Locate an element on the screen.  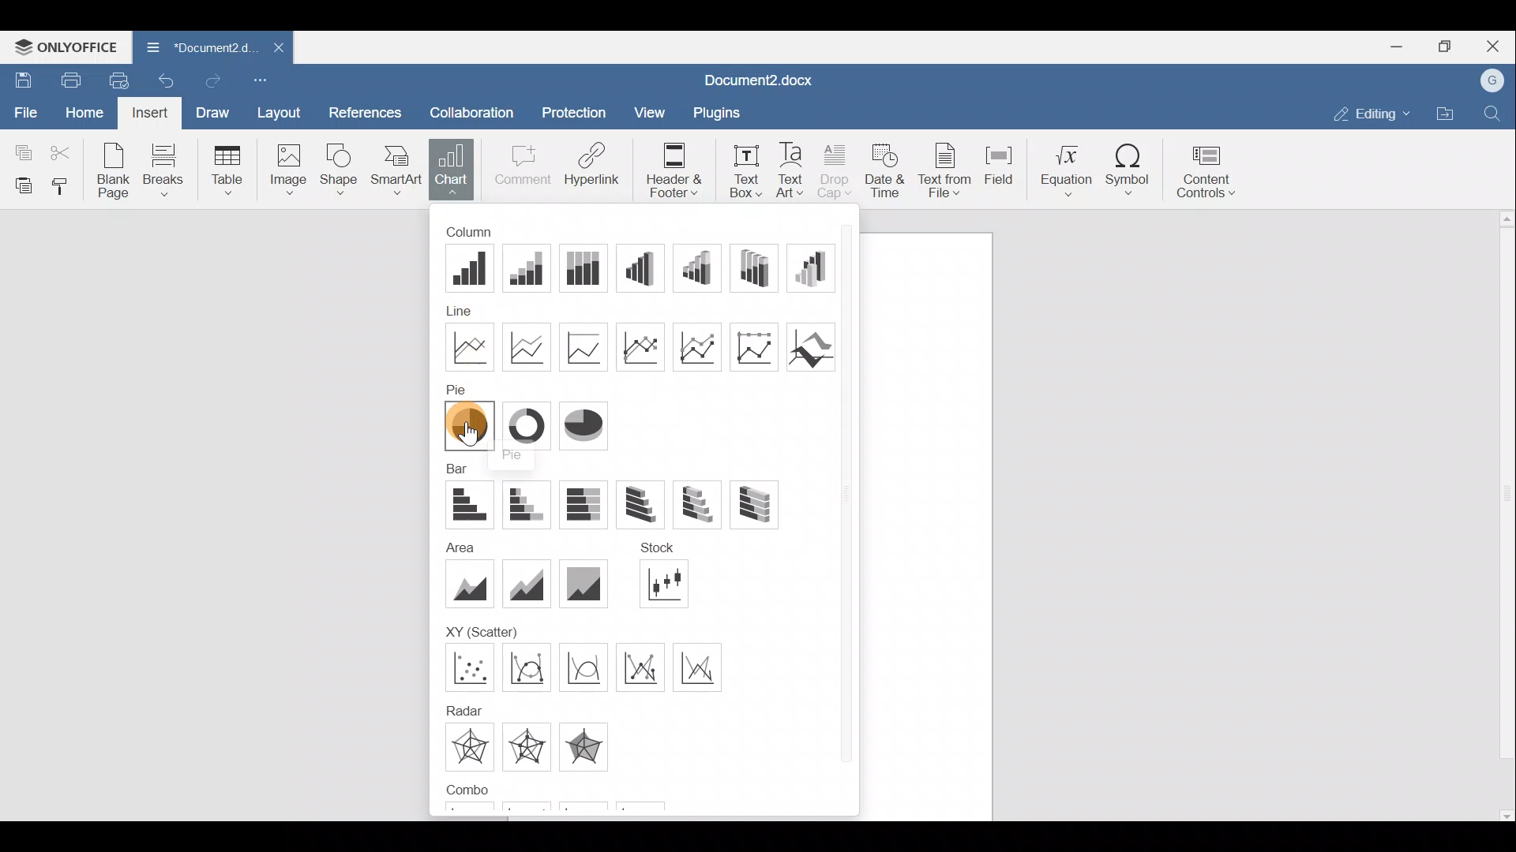
Maximize is located at coordinates (1451, 45).